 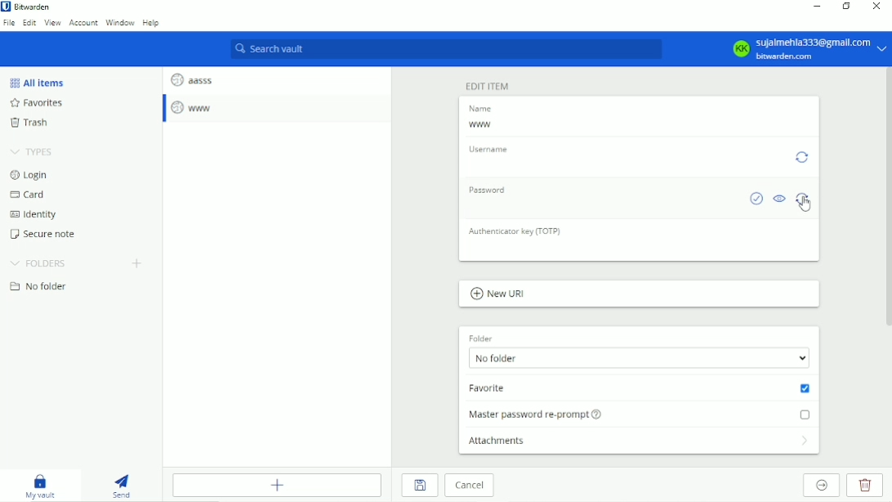 I want to click on Folders, so click(x=38, y=263).